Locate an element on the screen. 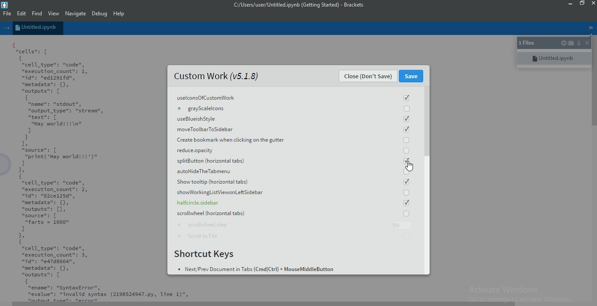 The width and height of the screenshot is (597, 306). Scroll to File is located at coordinates (298, 237).